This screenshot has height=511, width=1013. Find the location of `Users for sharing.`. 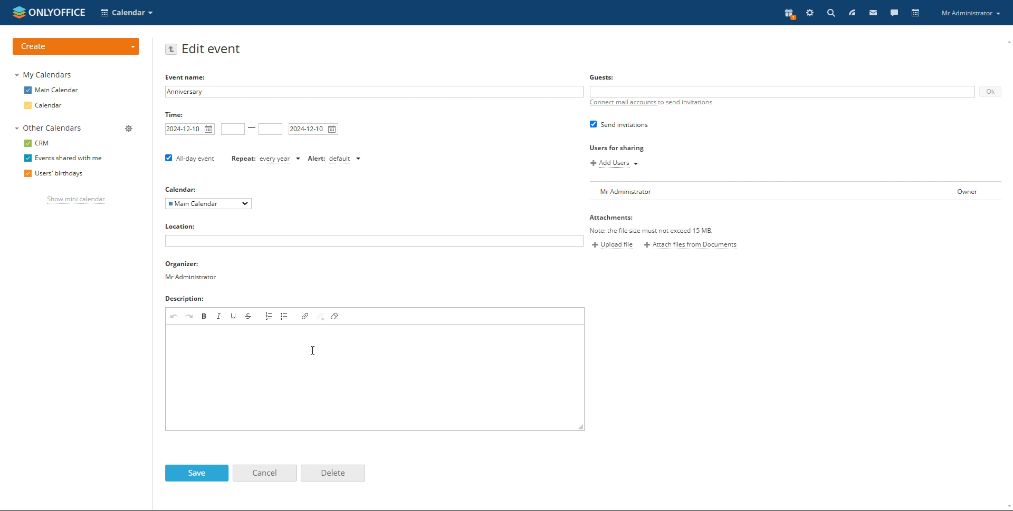

Users for sharing. is located at coordinates (617, 148).